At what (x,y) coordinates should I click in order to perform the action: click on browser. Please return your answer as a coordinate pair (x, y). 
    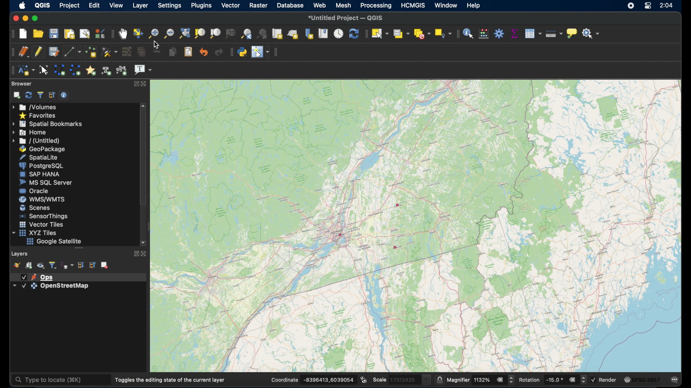
    Looking at the image, I should click on (21, 83).